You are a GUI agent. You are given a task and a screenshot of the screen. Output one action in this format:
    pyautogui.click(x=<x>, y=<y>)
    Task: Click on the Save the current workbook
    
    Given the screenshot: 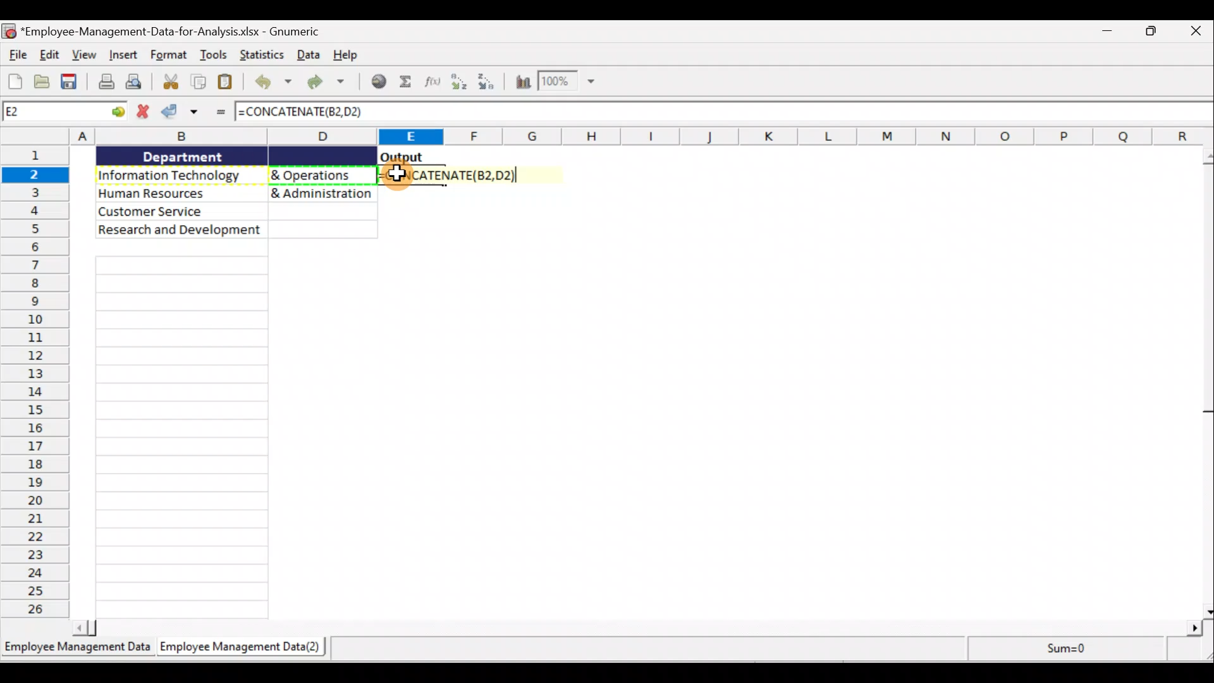 What is the action you would take?
    pyautogui.click(x=71, y=82)
    